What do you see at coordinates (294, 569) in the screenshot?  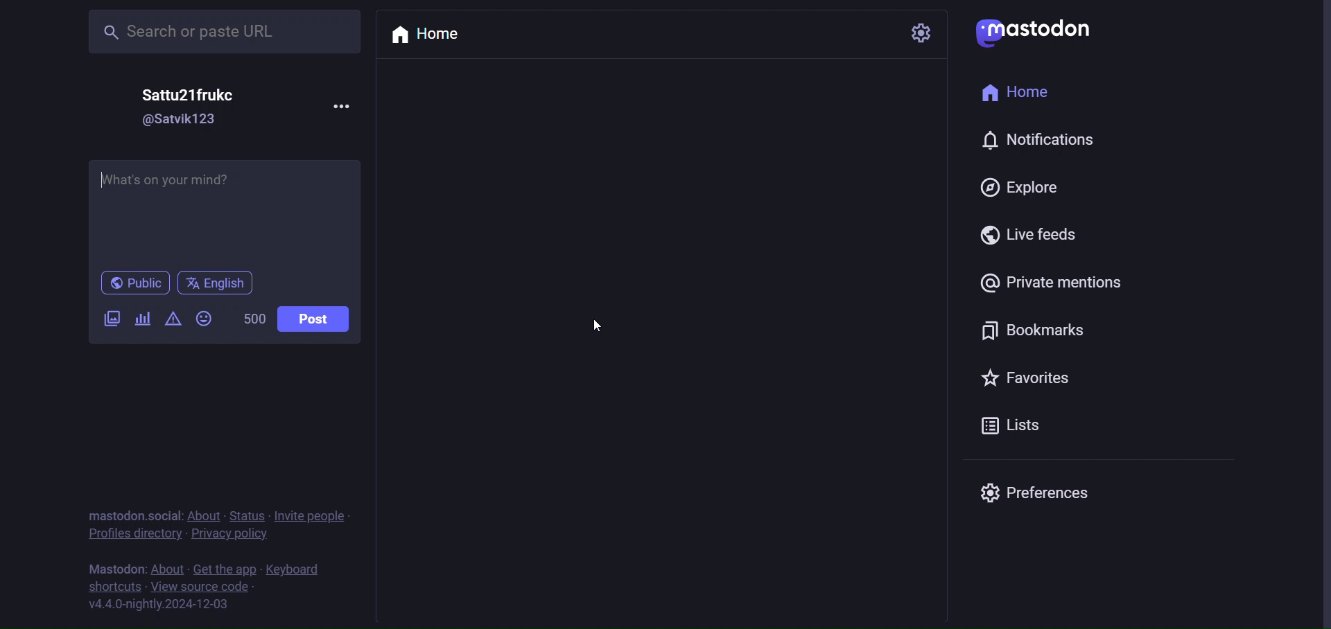 I see `keyboard` at bounding box center [294, 569].